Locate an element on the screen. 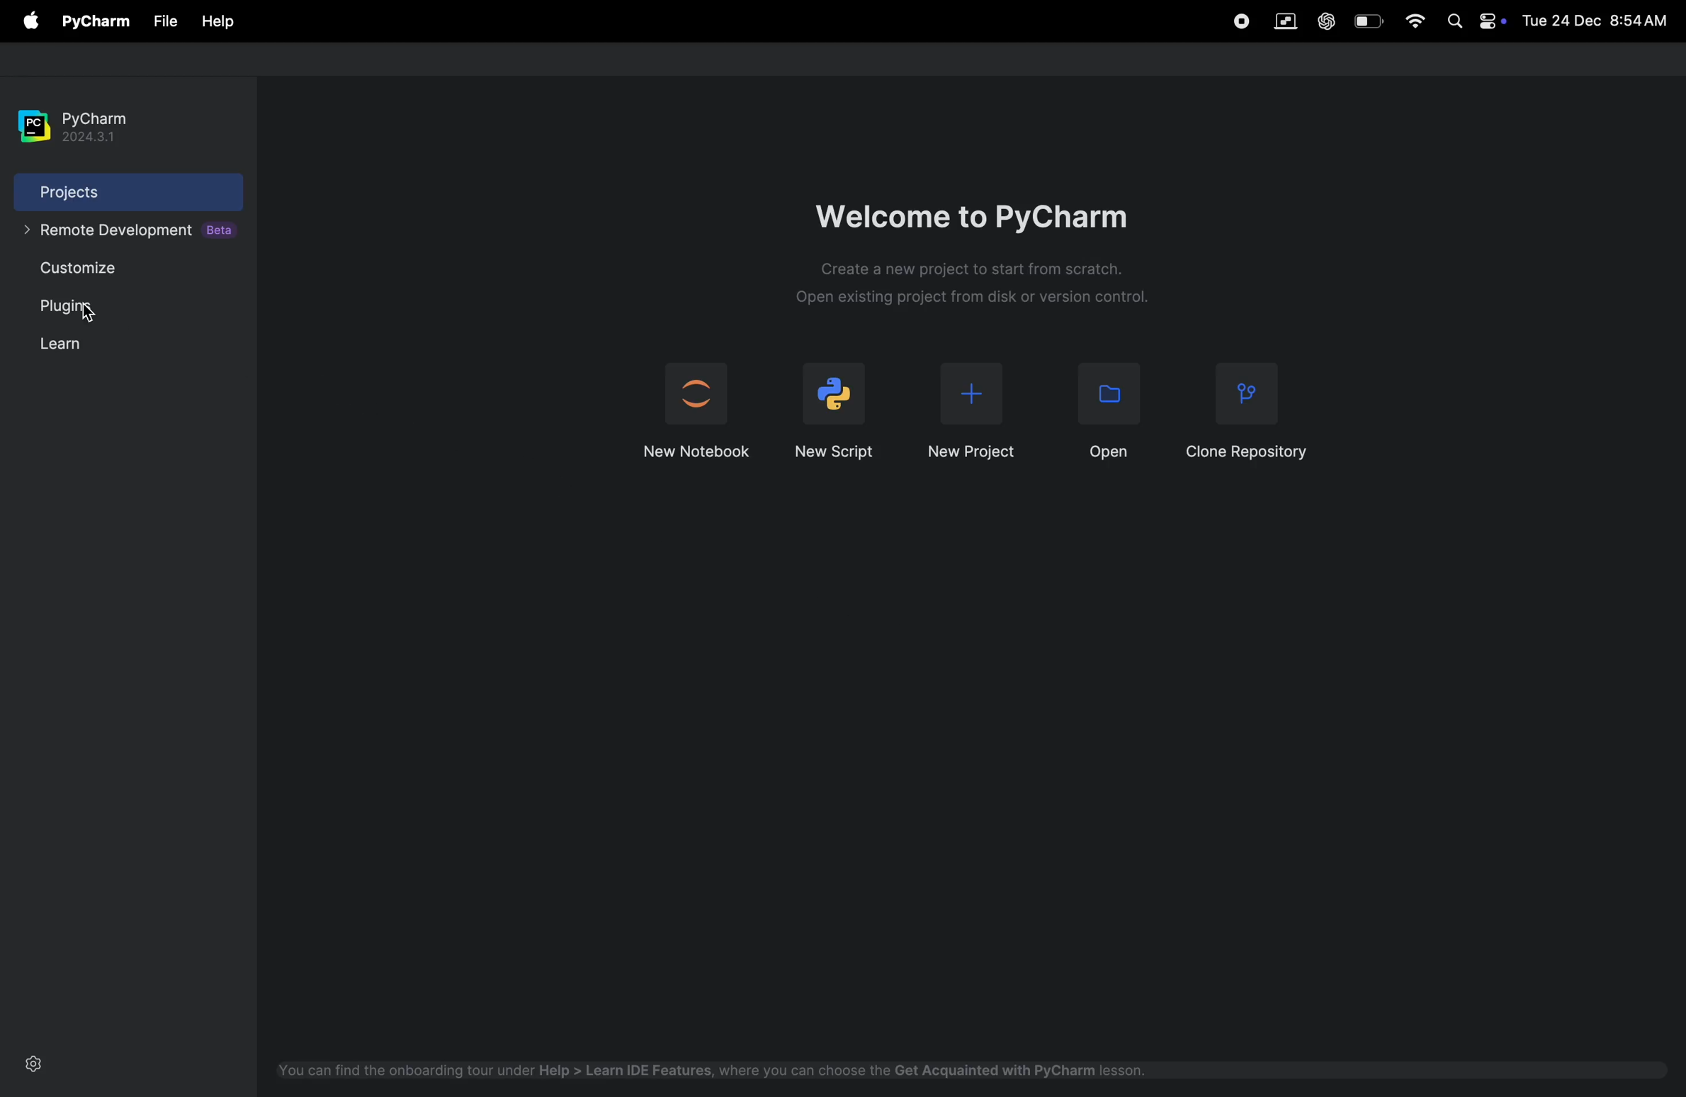 This screenshot has width=1686, height=1097. open project is located at coordinates (1108, 412).